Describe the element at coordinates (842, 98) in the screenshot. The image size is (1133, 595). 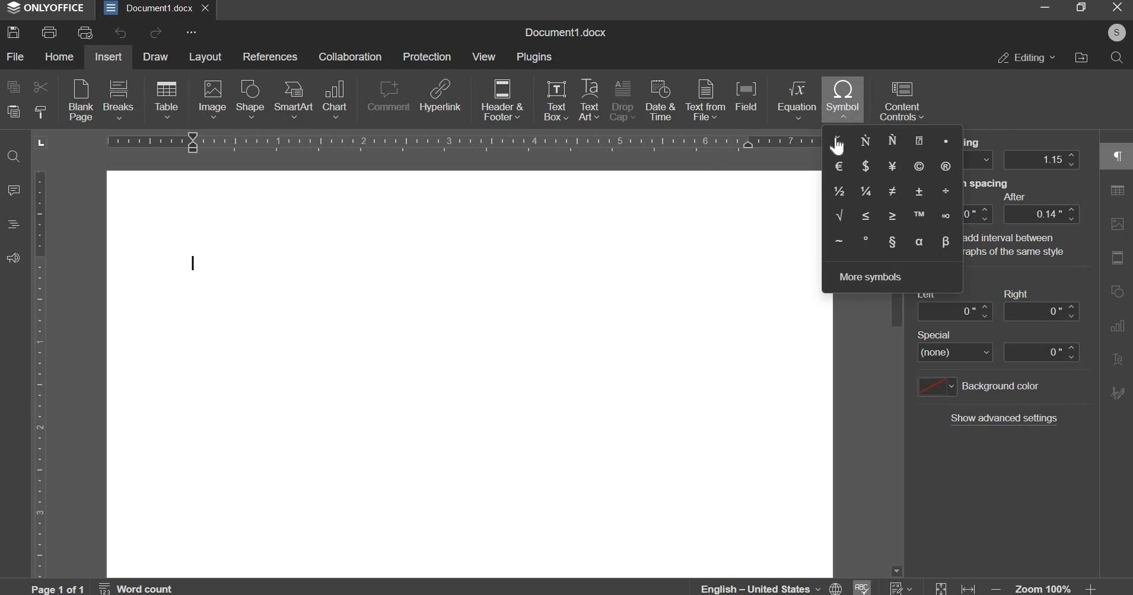
I see `symbol` at that location.